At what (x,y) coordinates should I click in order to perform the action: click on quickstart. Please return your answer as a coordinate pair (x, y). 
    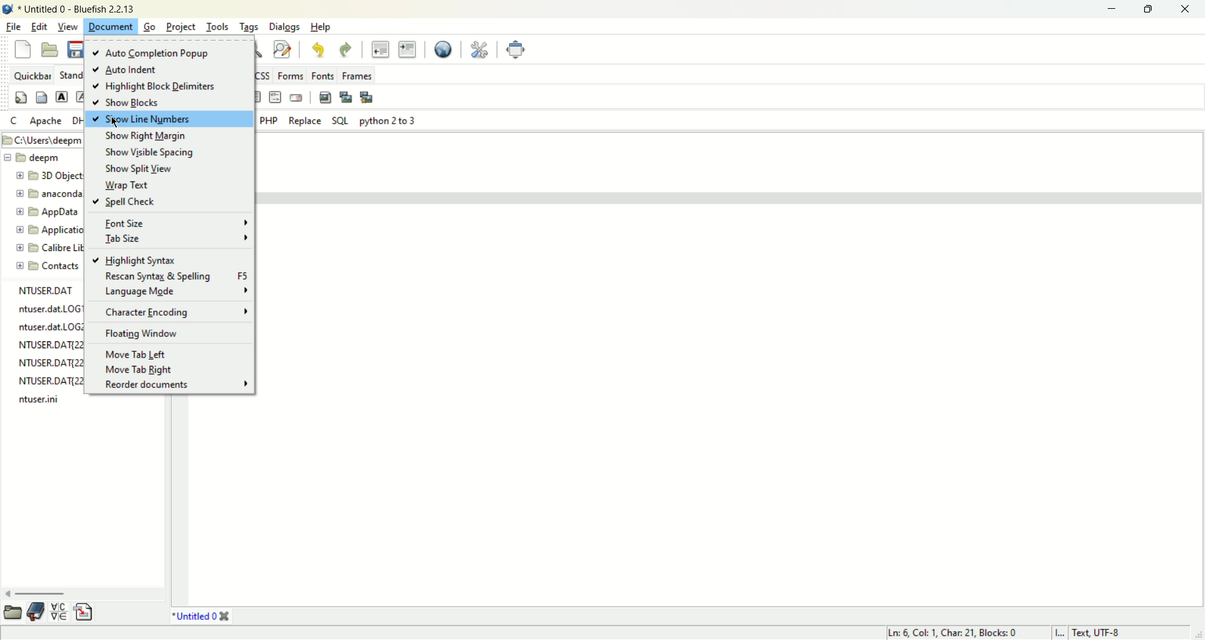
    Looking at the image, I should click on (19, 98).